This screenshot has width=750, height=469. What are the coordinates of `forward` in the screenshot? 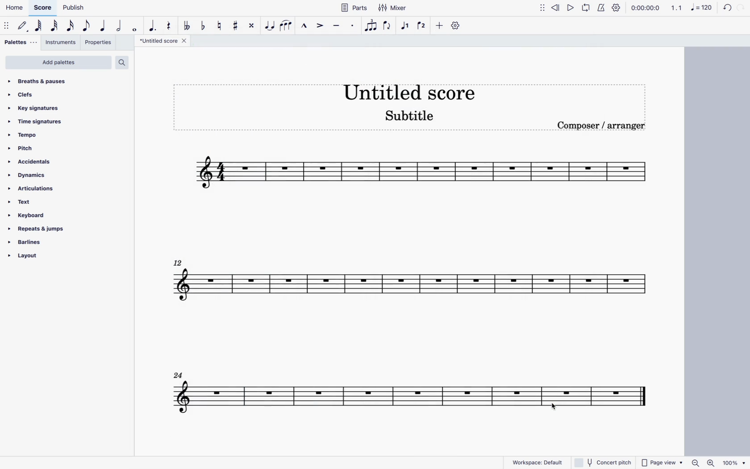 It's located at (572, 6).